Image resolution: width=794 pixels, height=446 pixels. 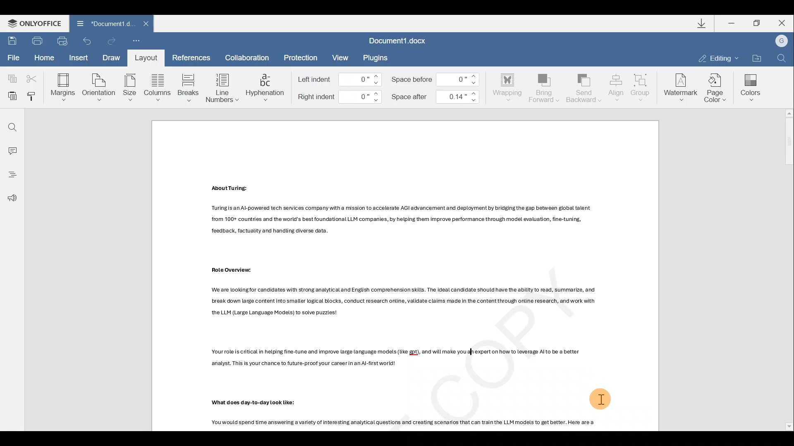 What do you see at coordinates (601, 398) in the screenshot?
I see `Cursor` at bounding box center [601, 398].